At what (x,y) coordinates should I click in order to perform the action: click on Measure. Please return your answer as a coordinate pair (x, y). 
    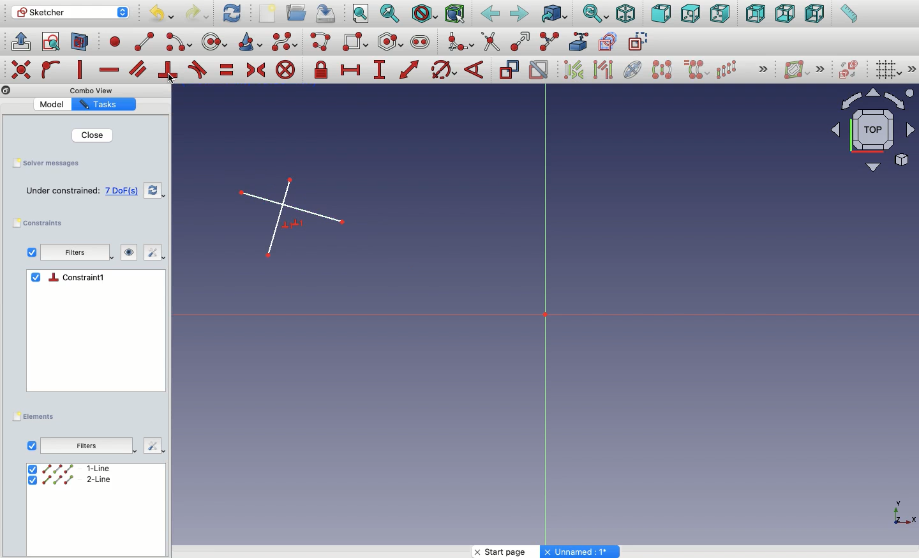
    Looking at the image, I should click on (848, 15).